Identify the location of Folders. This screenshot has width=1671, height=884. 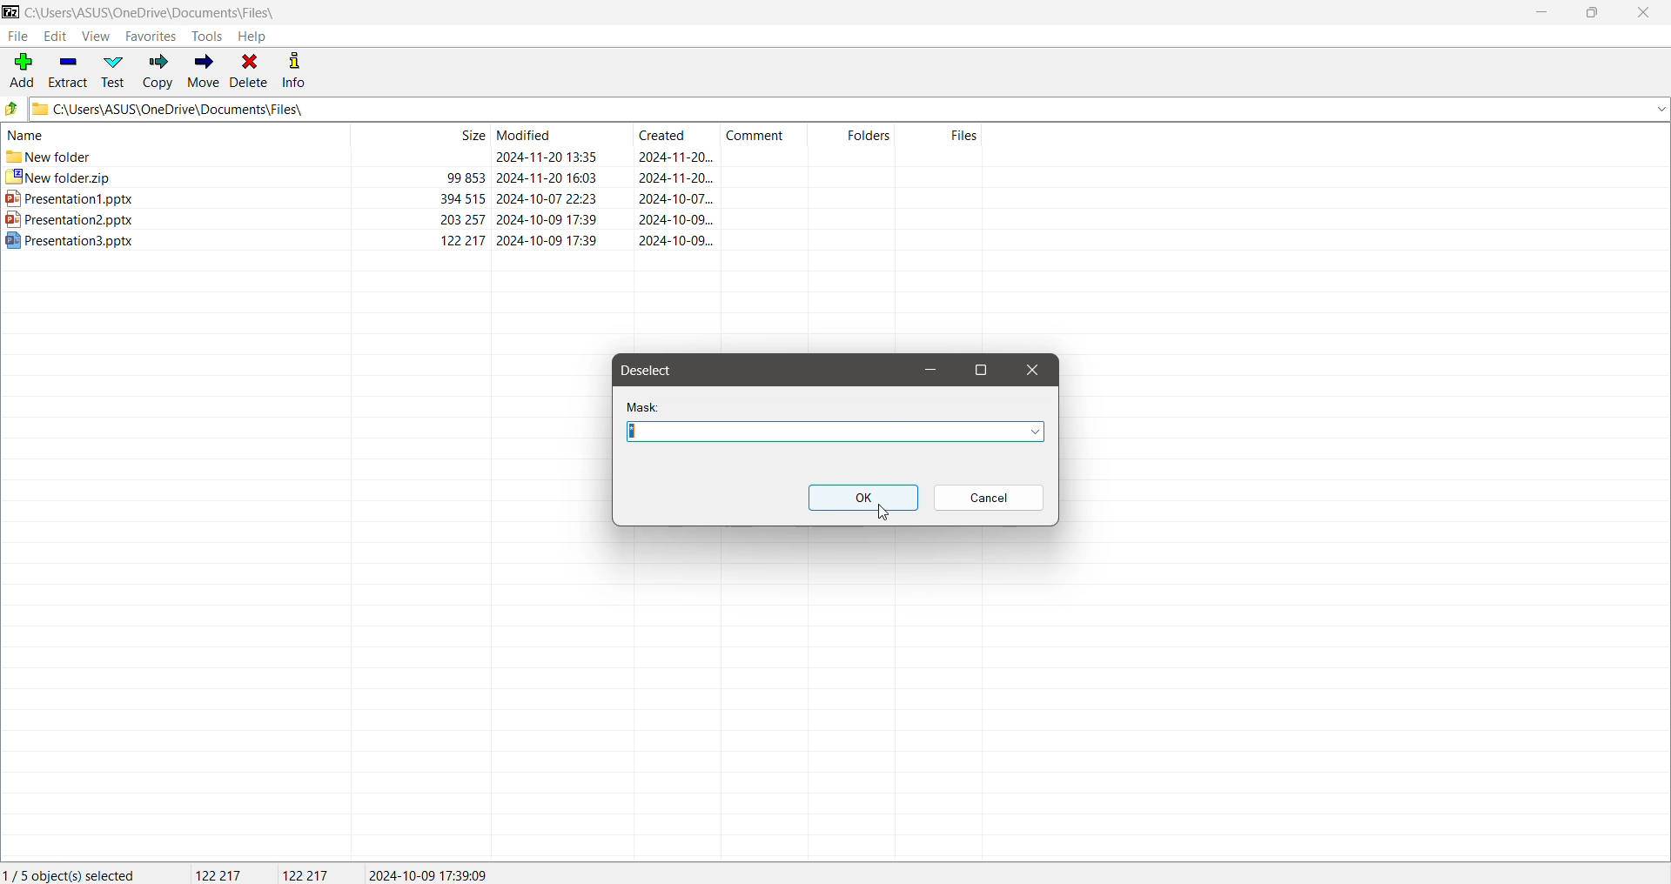
(854, 135).